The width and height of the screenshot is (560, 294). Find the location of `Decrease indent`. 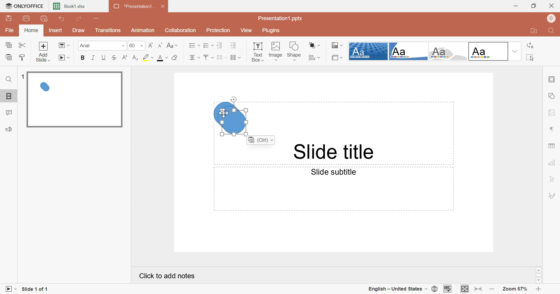

Decrease indent is located at coordinates (220, 45).